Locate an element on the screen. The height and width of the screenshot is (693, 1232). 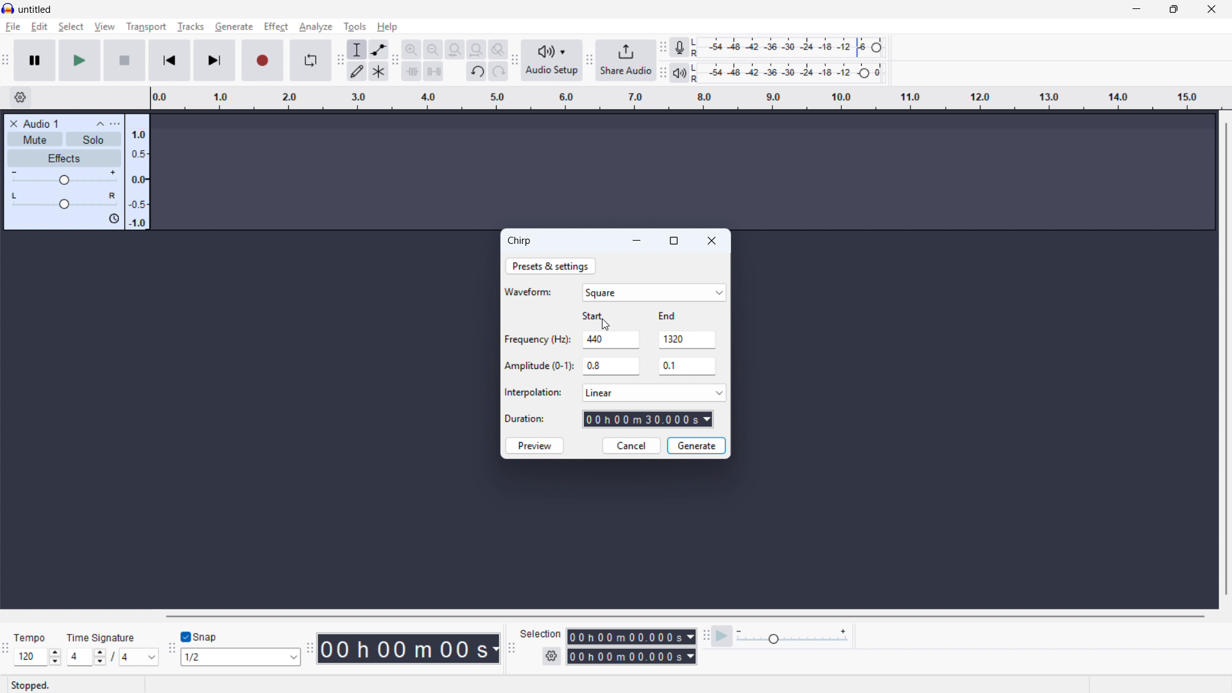
help  is located at coordinates (388, 26).